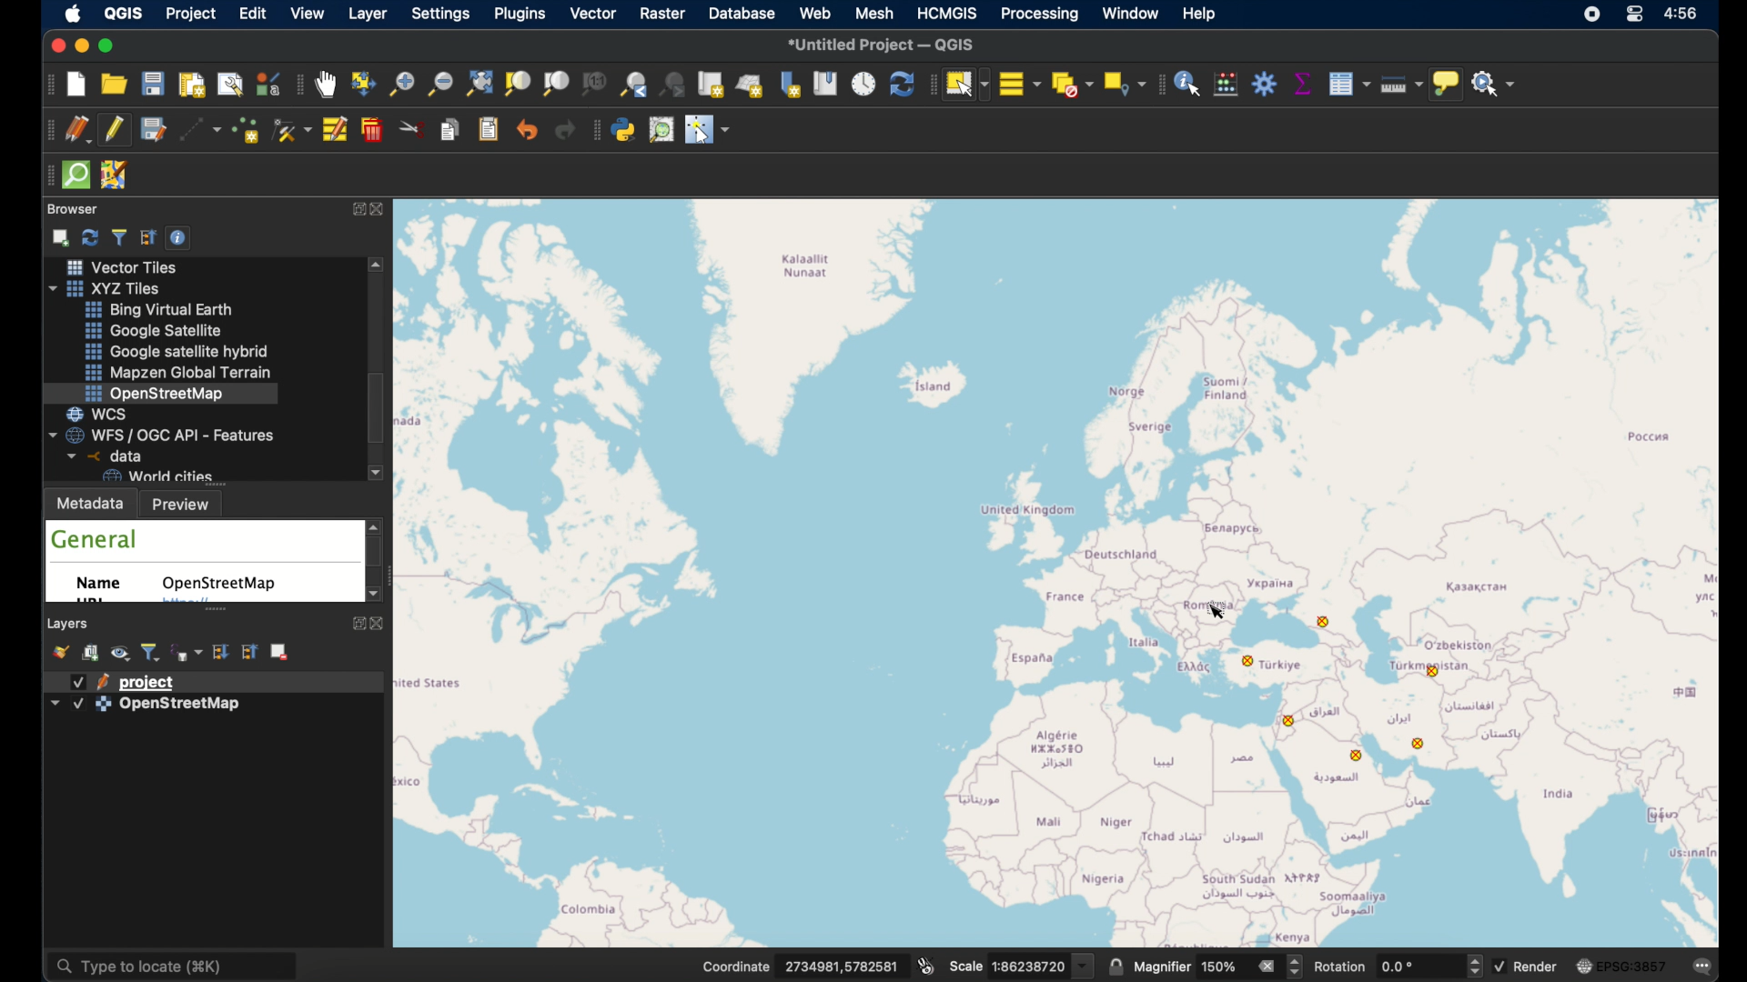  I want to click on messages, so click(1702, 964).